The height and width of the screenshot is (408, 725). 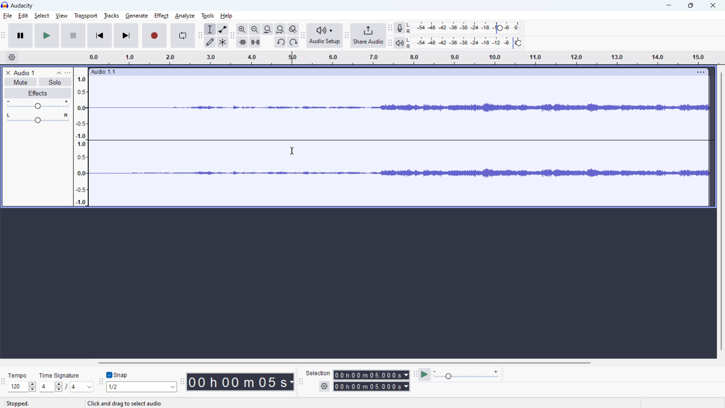 I want to click on play at speed toolbar, so click(x=415, y=375).